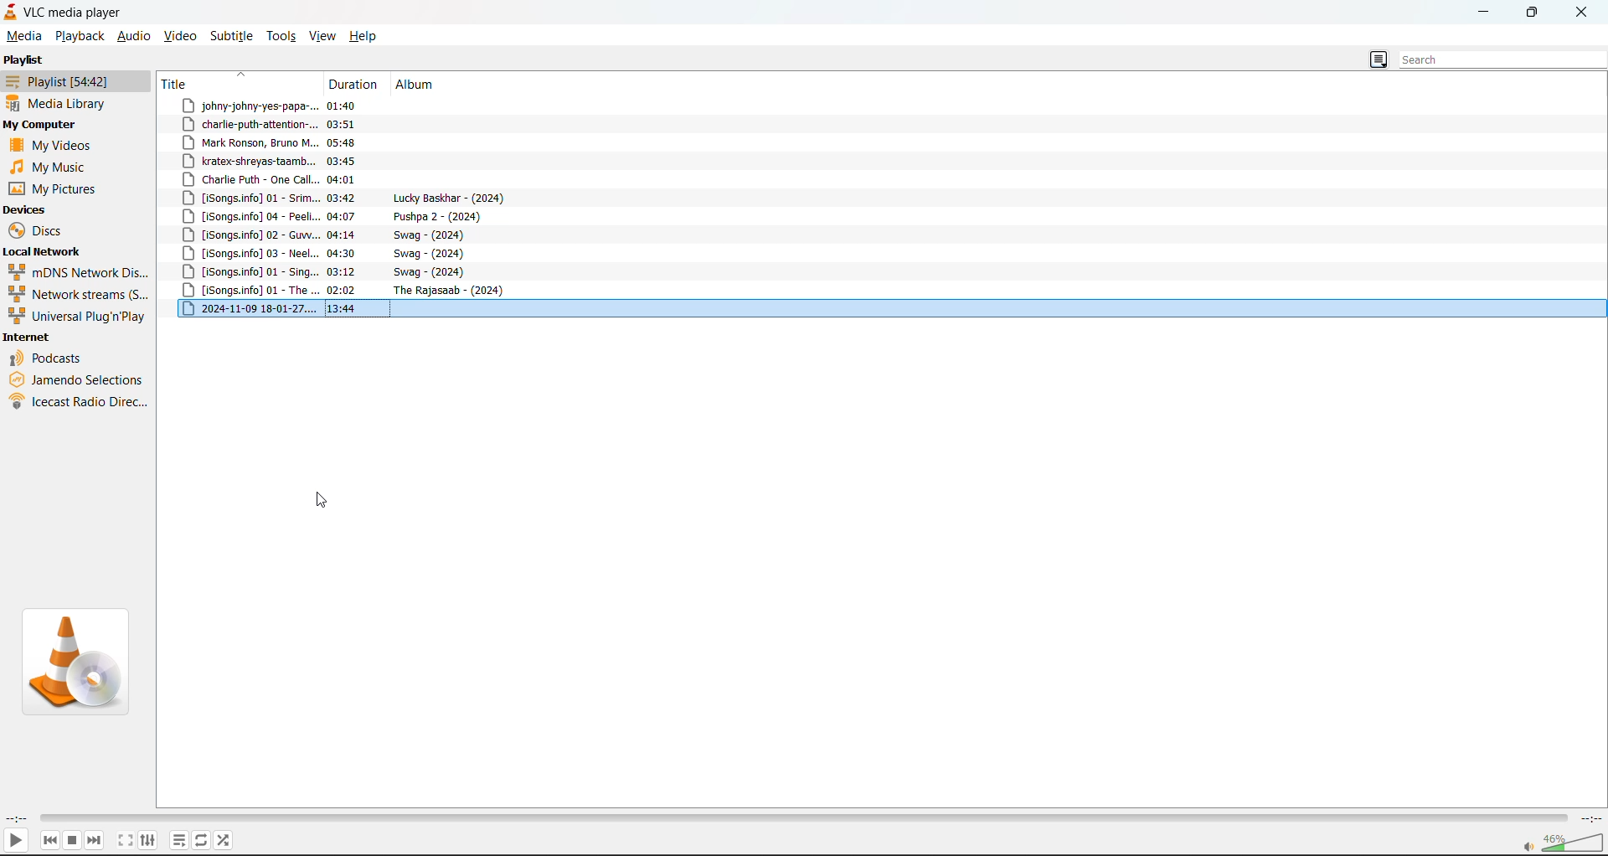  What do you see at coordinates (24, 36) in the screenshot?
I see `media` at bounding box center [24, 36].